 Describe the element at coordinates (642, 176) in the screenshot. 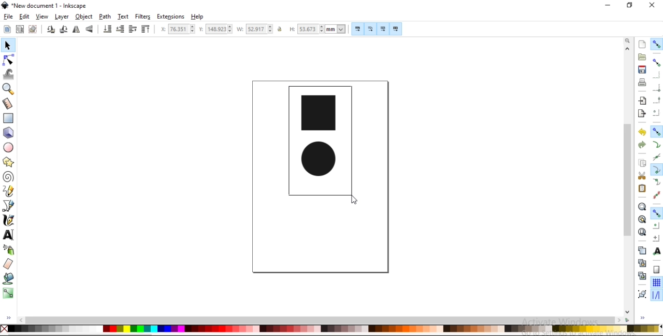

I see `cut` at that location.